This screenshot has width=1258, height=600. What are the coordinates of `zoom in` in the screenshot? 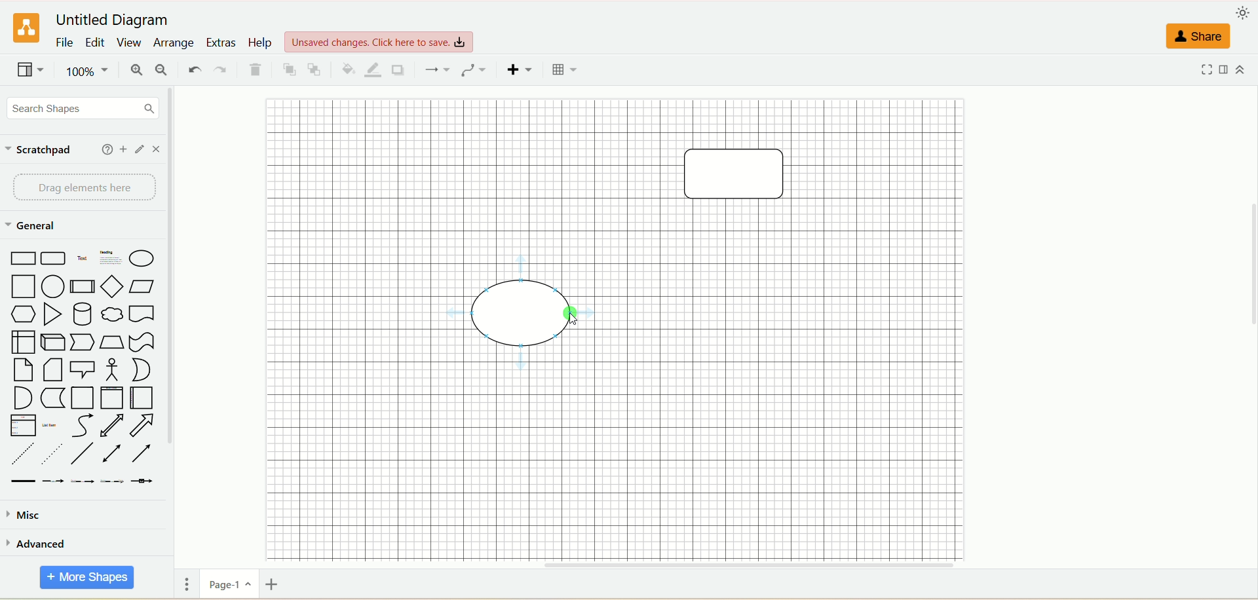 It's located at (138, 71).